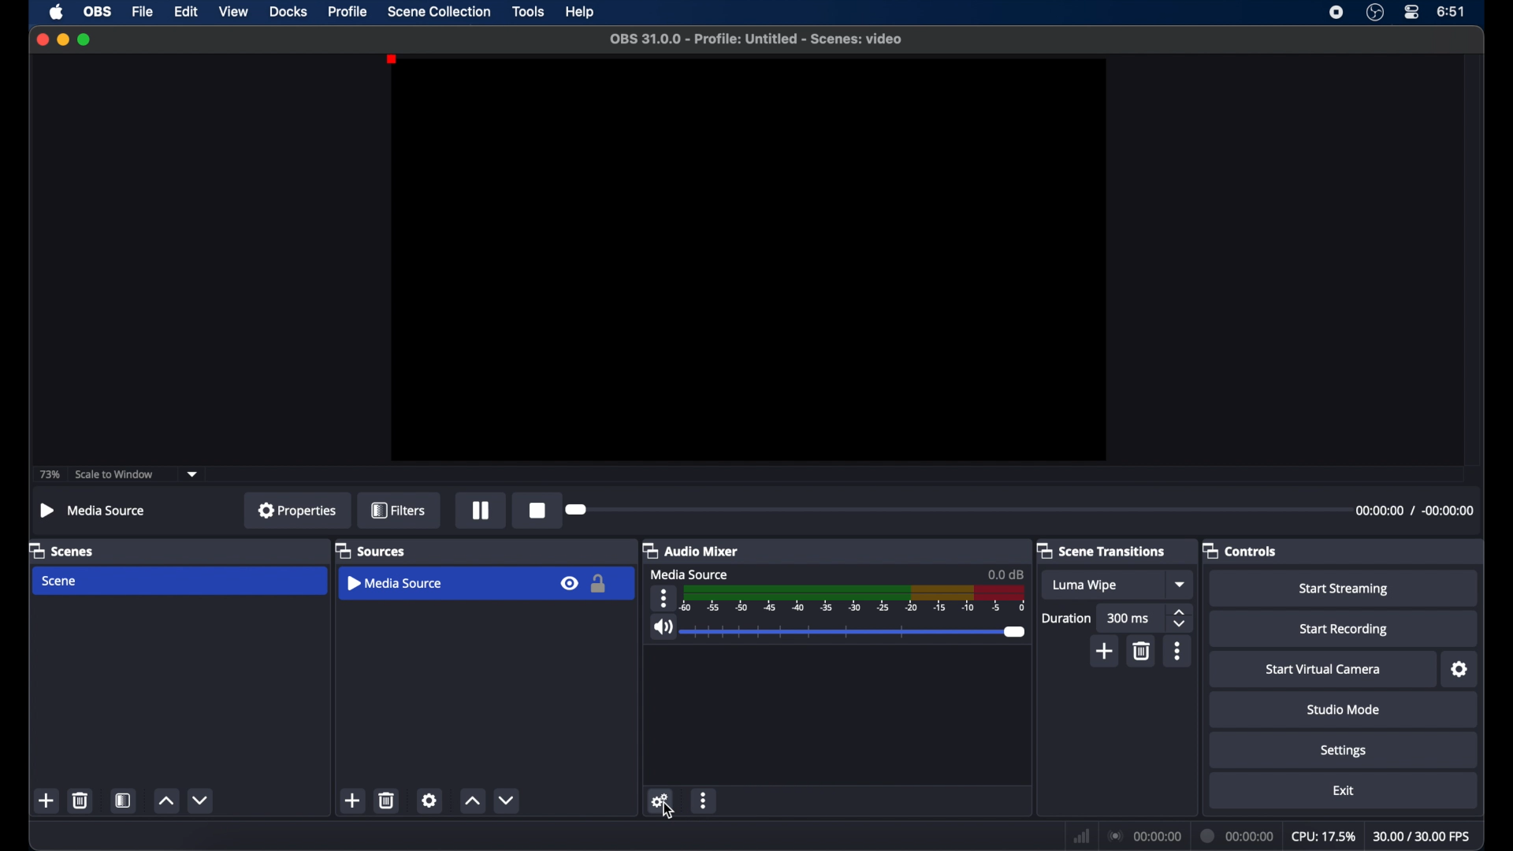 The width and height of the screenshot is (1513, 851). What do you see at coordinates (1180, 584) in the screenshot?
I see `dropdown` at bounding box center [1180, 584].